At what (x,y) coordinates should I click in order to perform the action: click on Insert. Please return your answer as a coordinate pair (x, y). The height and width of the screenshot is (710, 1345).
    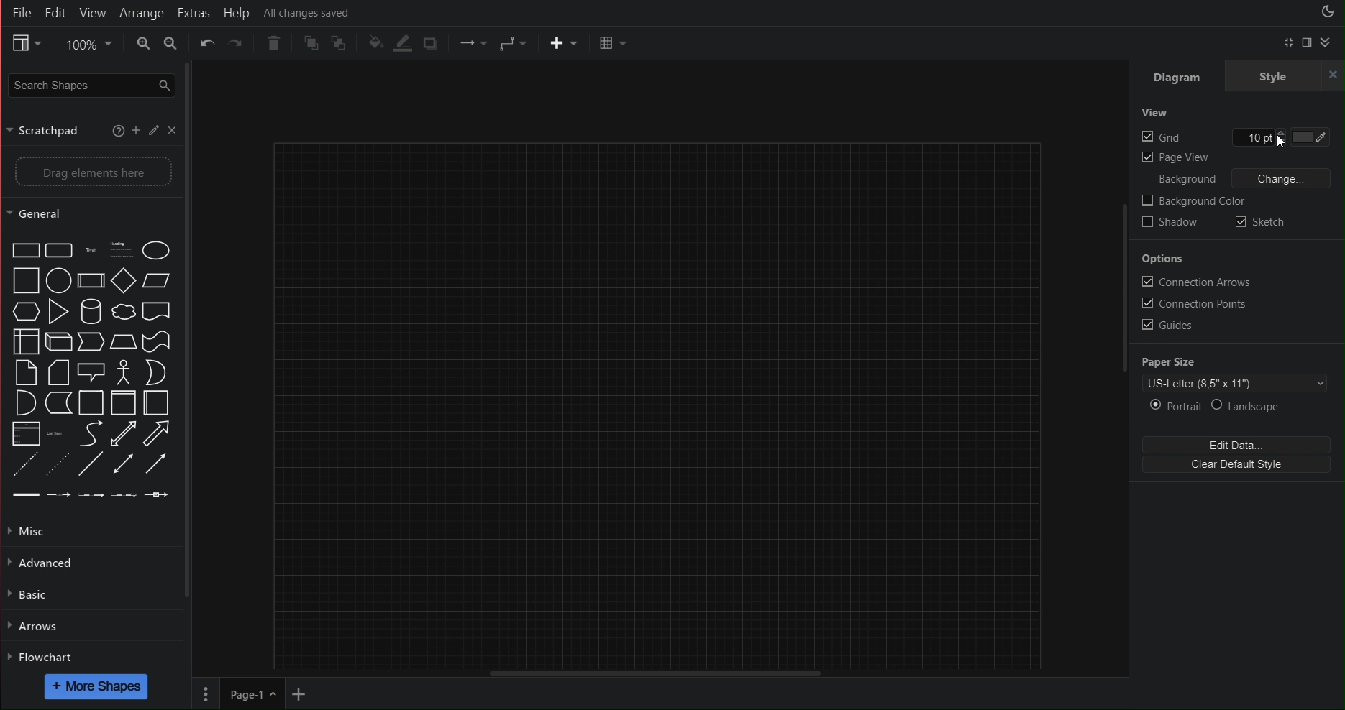
    Looking at the image, I should click on (557, 44).